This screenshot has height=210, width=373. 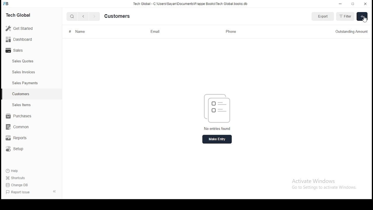 I want to click on Customers, so click(x=120, y=16).